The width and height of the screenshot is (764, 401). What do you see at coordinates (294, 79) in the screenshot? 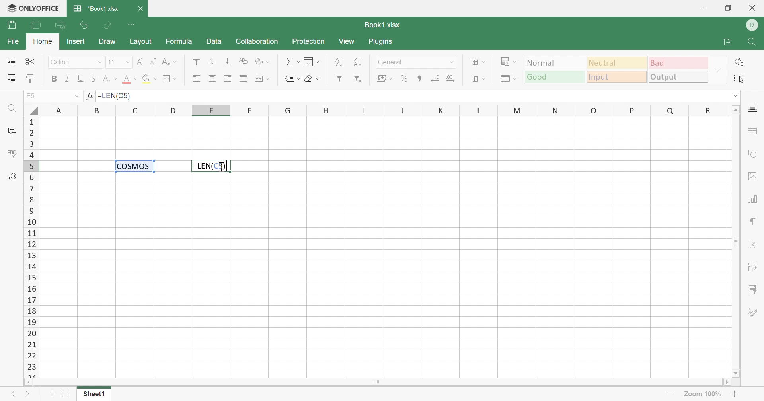
I see `Named ranges` at bounding box center [294, 79].